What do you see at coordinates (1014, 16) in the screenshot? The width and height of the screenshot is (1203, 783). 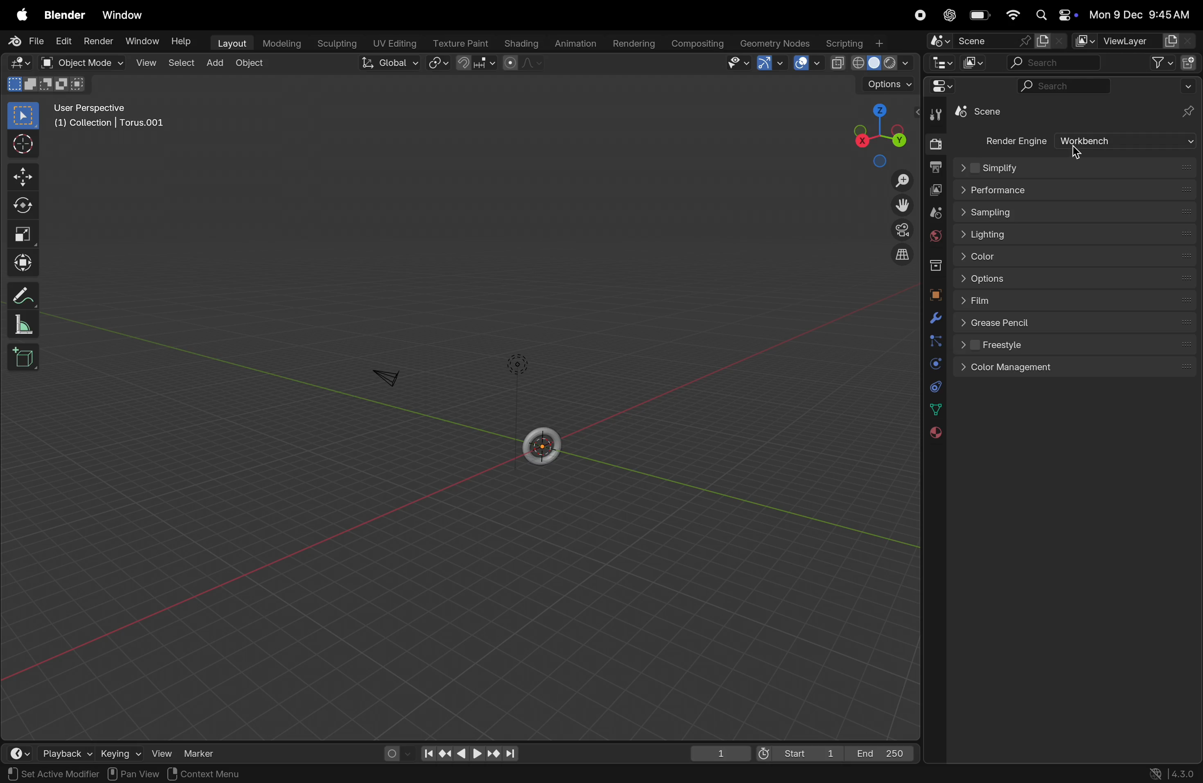 I see `wifi` at bounding box center [1014, 16].